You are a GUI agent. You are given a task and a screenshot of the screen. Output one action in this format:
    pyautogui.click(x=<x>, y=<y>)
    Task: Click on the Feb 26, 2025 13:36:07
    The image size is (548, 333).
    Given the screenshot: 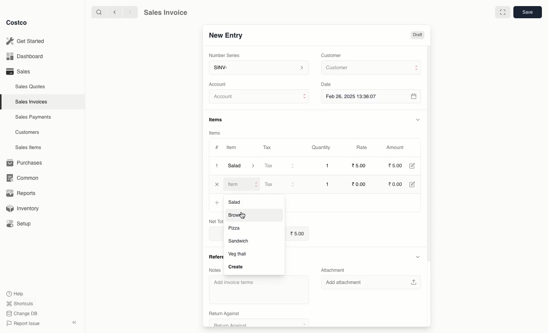 What is the action you would take?
    pyautogui.click(x=372, y=96)
    